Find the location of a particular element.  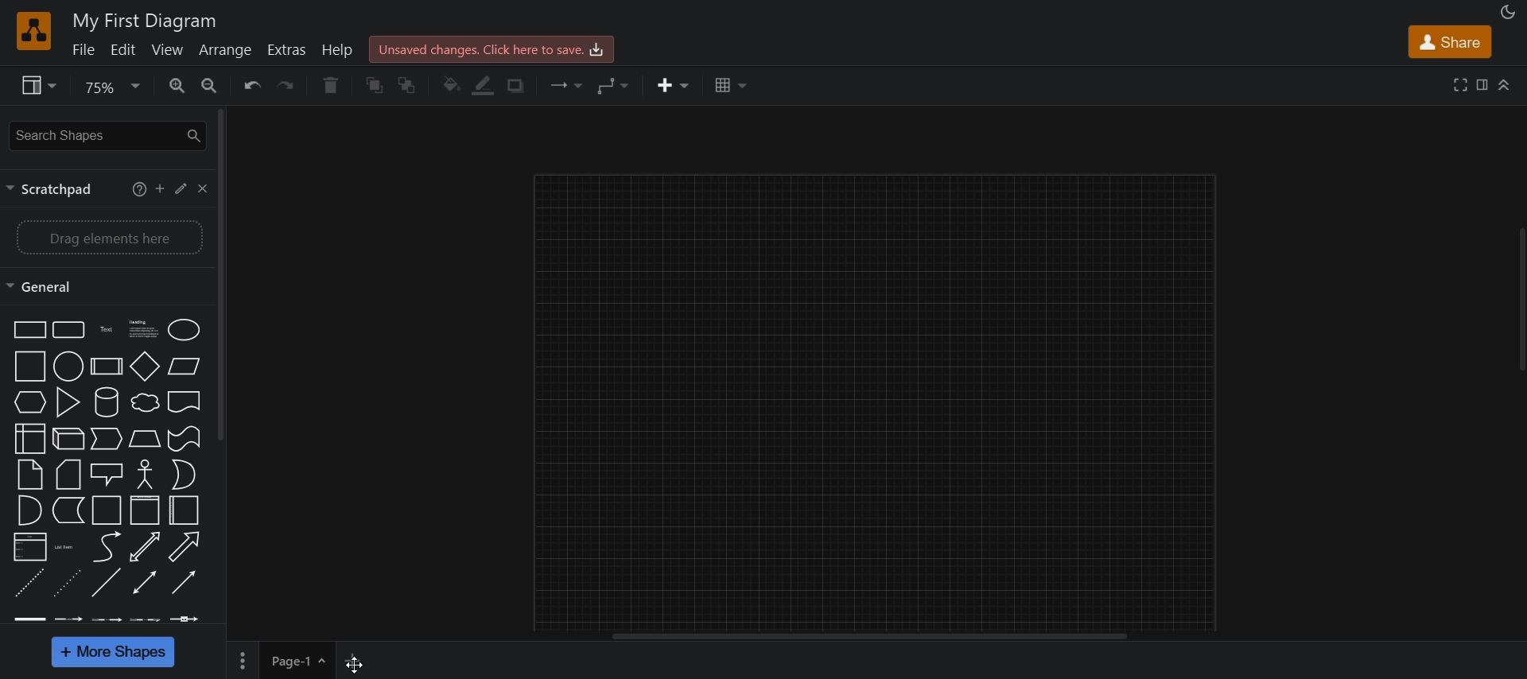

add new page is located at coordinates (363, 662).